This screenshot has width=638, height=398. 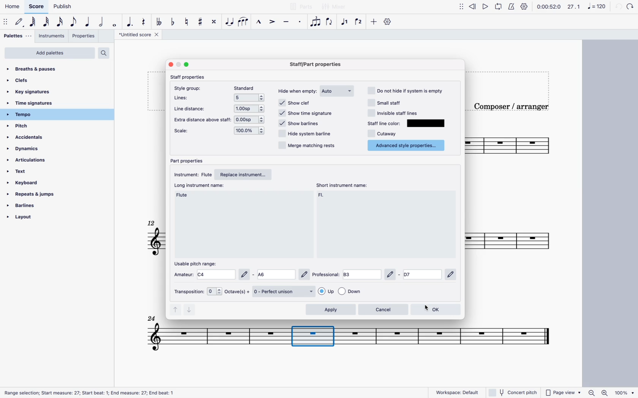 I want to click on rest, so click(x=145, y=22).